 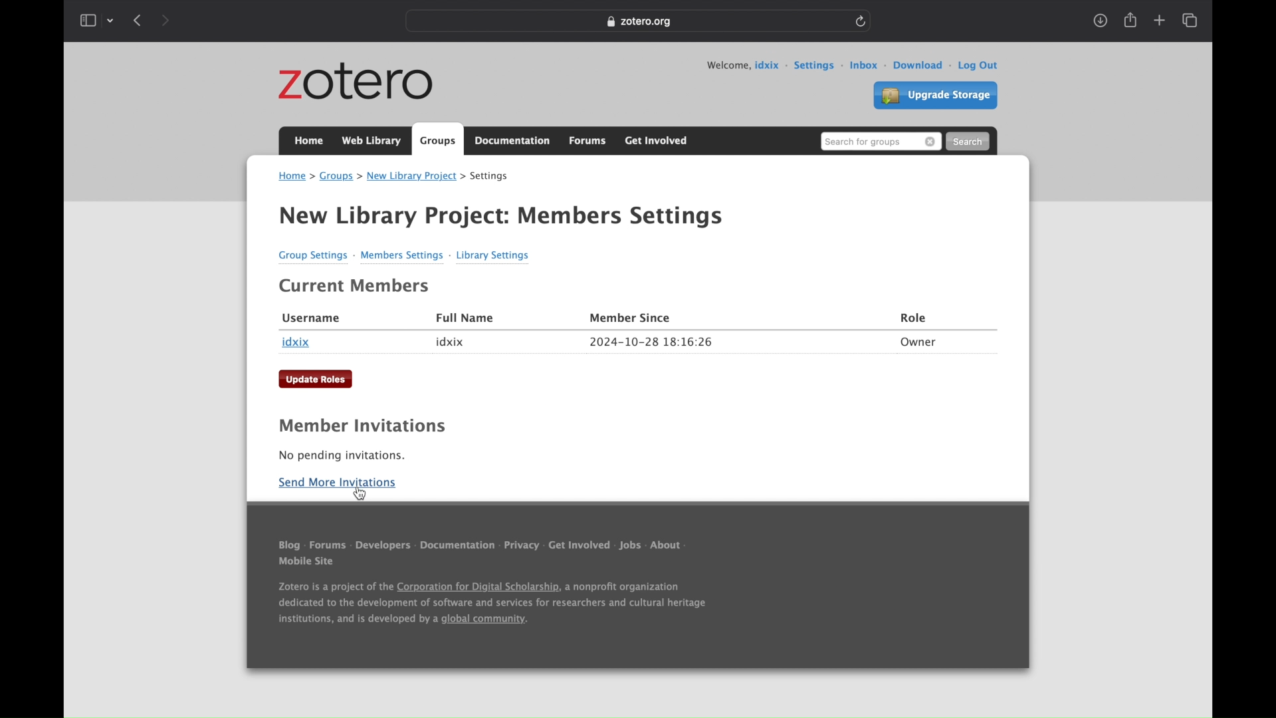 I want to click on documentation, so click(x=457, y=545).